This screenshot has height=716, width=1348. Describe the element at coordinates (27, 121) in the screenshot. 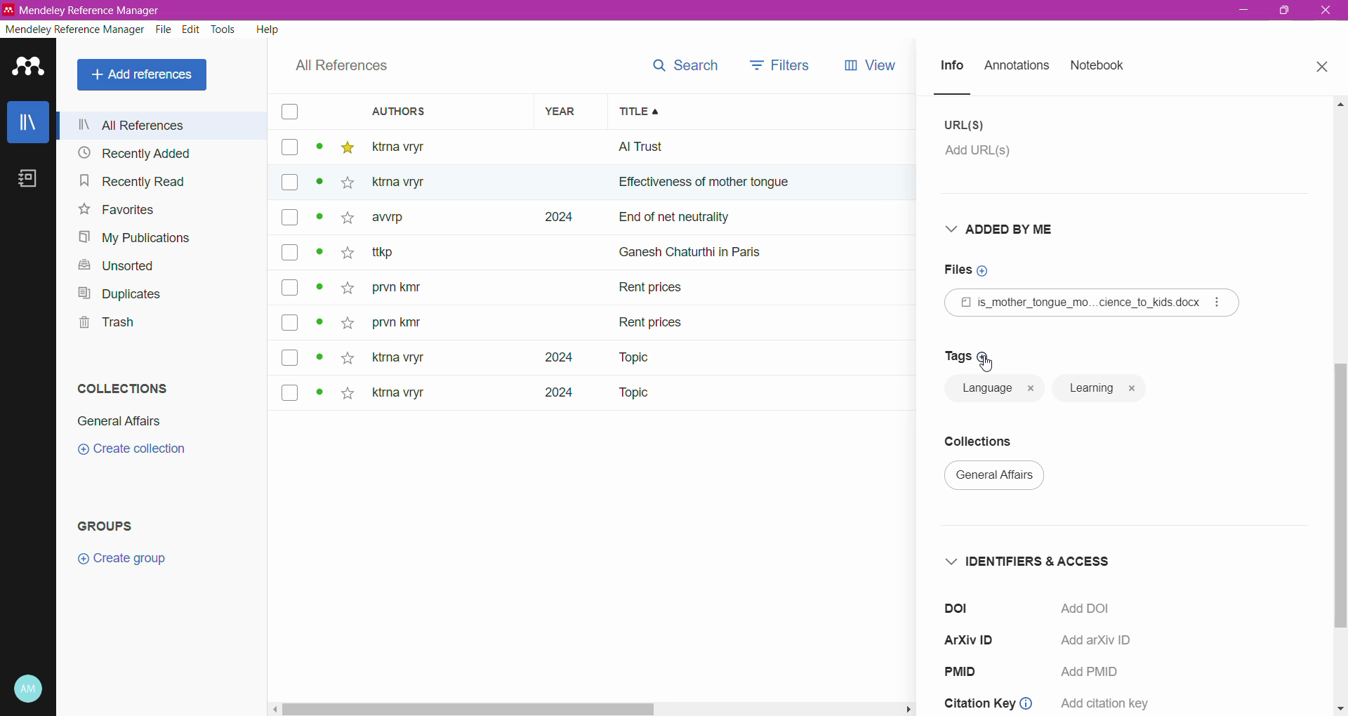

I see `Library` at that location.